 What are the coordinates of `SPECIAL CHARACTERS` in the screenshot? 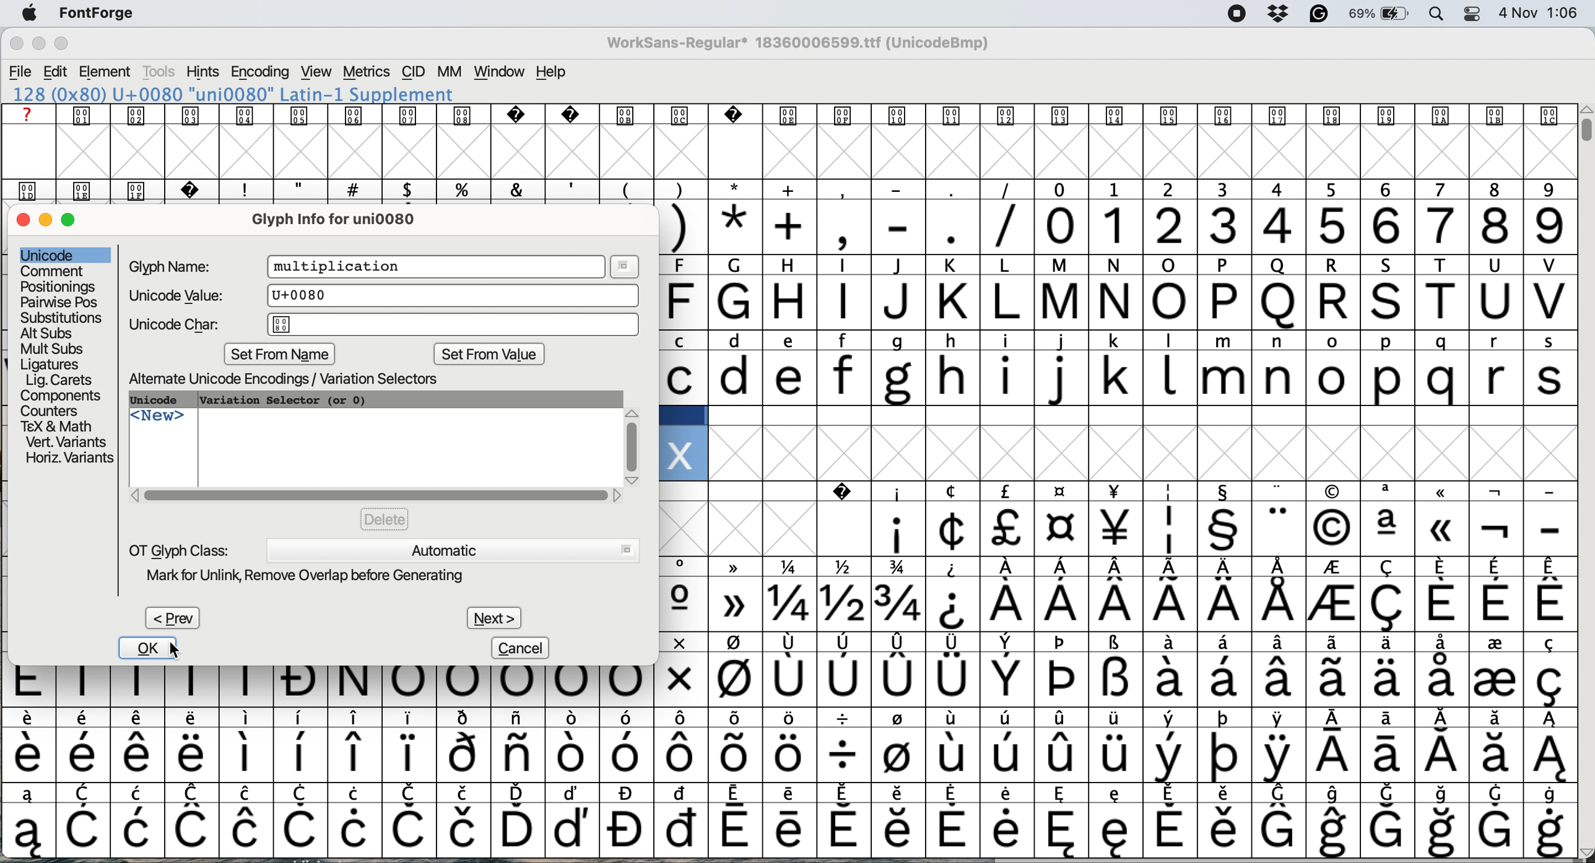 It's located at (1117, 492).